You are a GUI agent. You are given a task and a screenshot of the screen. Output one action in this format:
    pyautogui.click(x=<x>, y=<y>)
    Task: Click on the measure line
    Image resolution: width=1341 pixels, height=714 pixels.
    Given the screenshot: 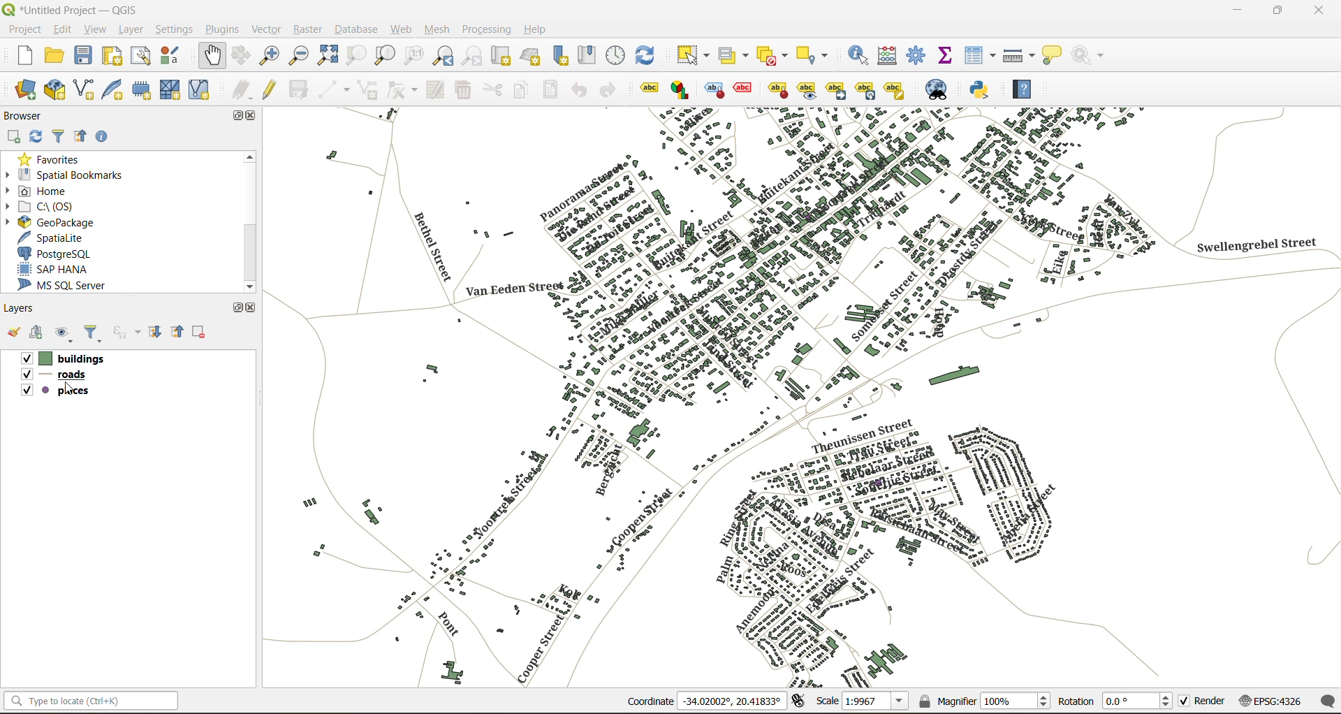 What is the action you would take?
    pyautogui.click(x=1019, y=56)
    